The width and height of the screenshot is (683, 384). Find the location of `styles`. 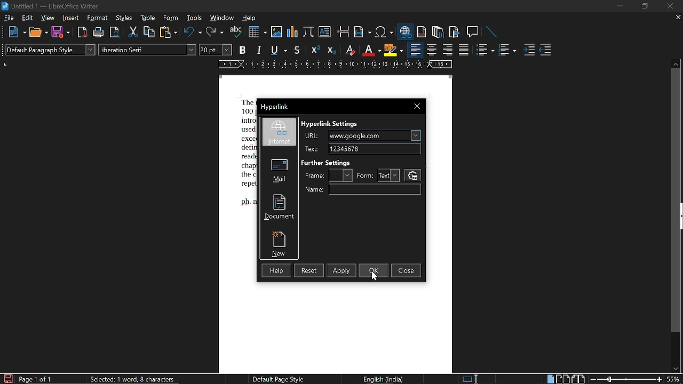

styles is located at coordinates (125, 18).